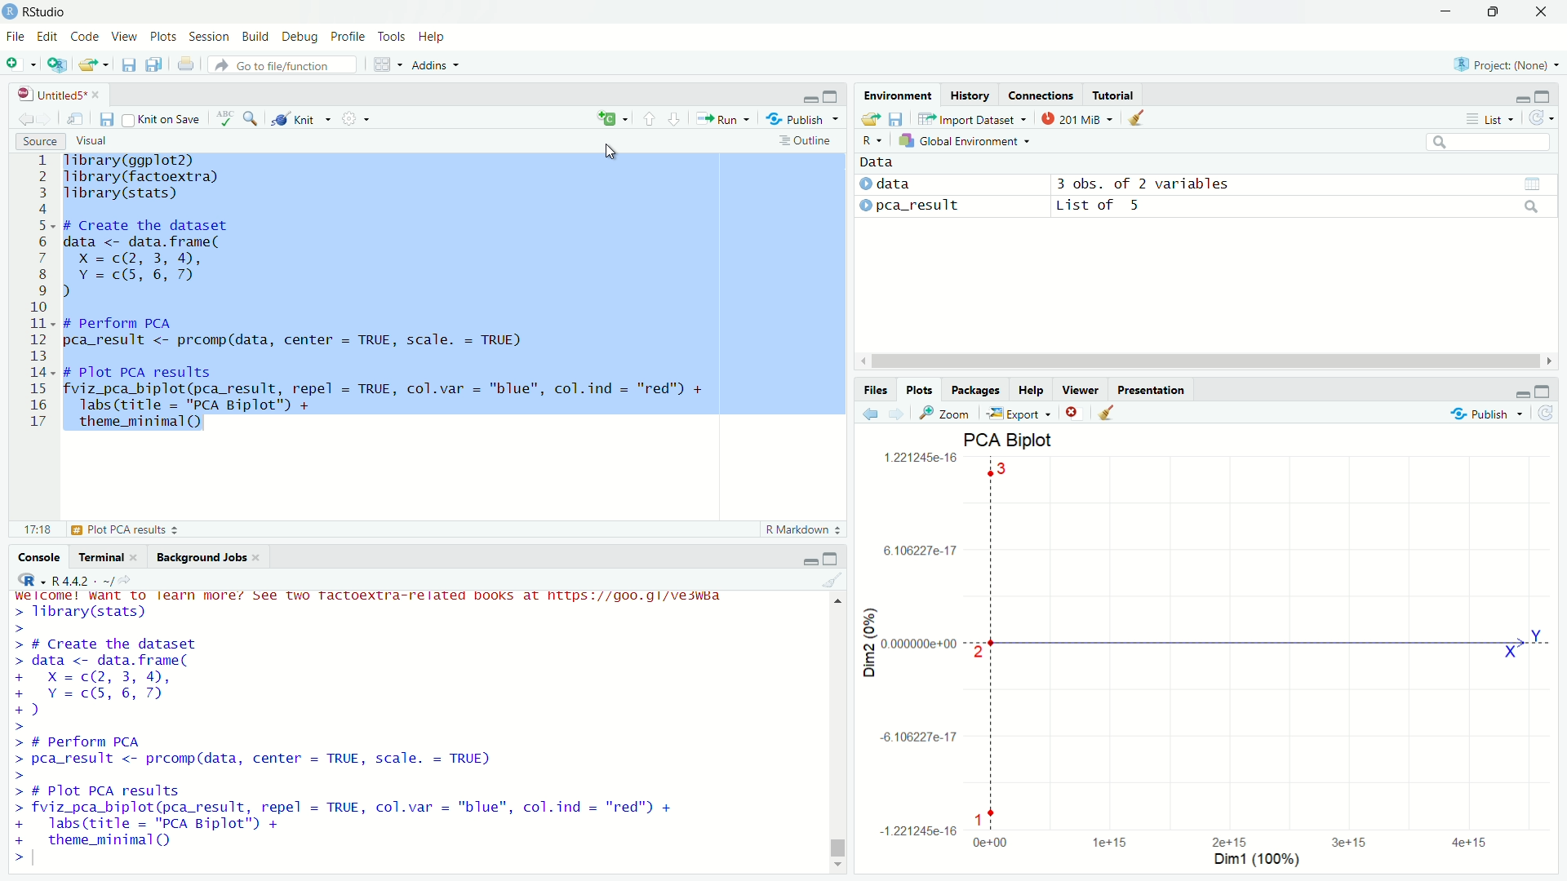 The width and height of the screenshot is (1567, 881). Describe the element at coordinates (1520, 390) in the screenshot. I see `minimize` at that location.